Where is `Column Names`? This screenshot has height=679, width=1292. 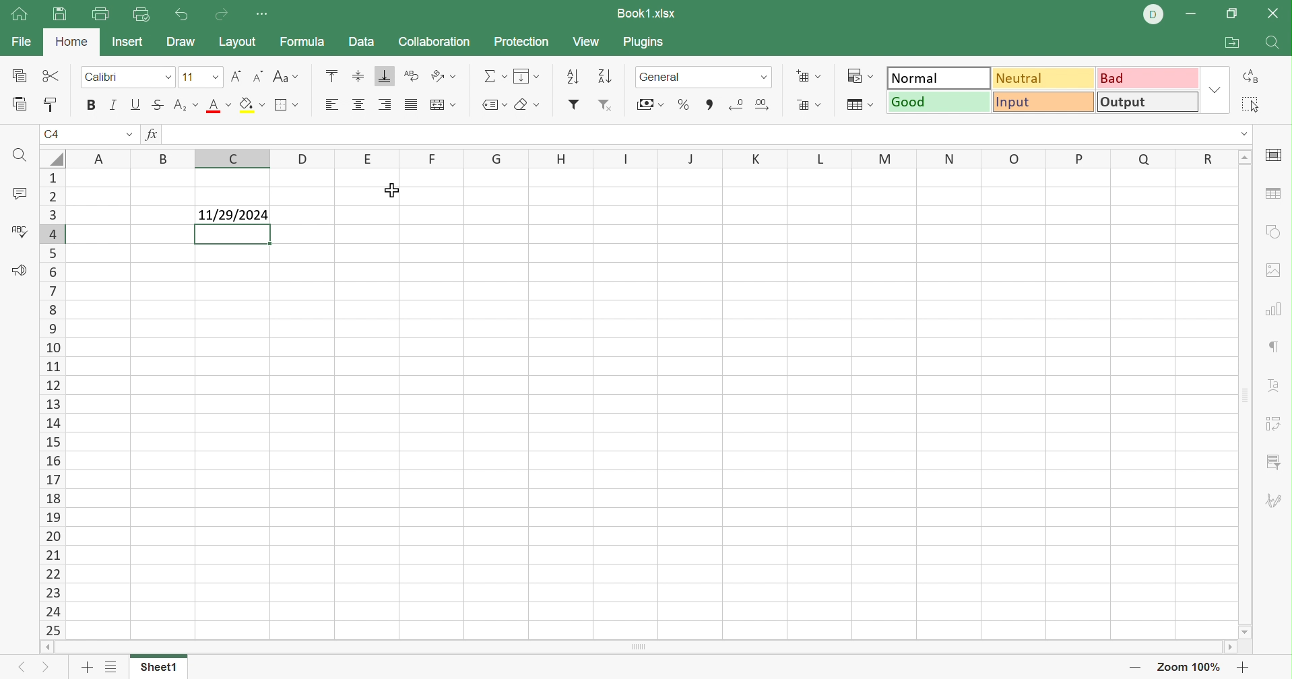
Column Names is located at coordinates (643, 160).